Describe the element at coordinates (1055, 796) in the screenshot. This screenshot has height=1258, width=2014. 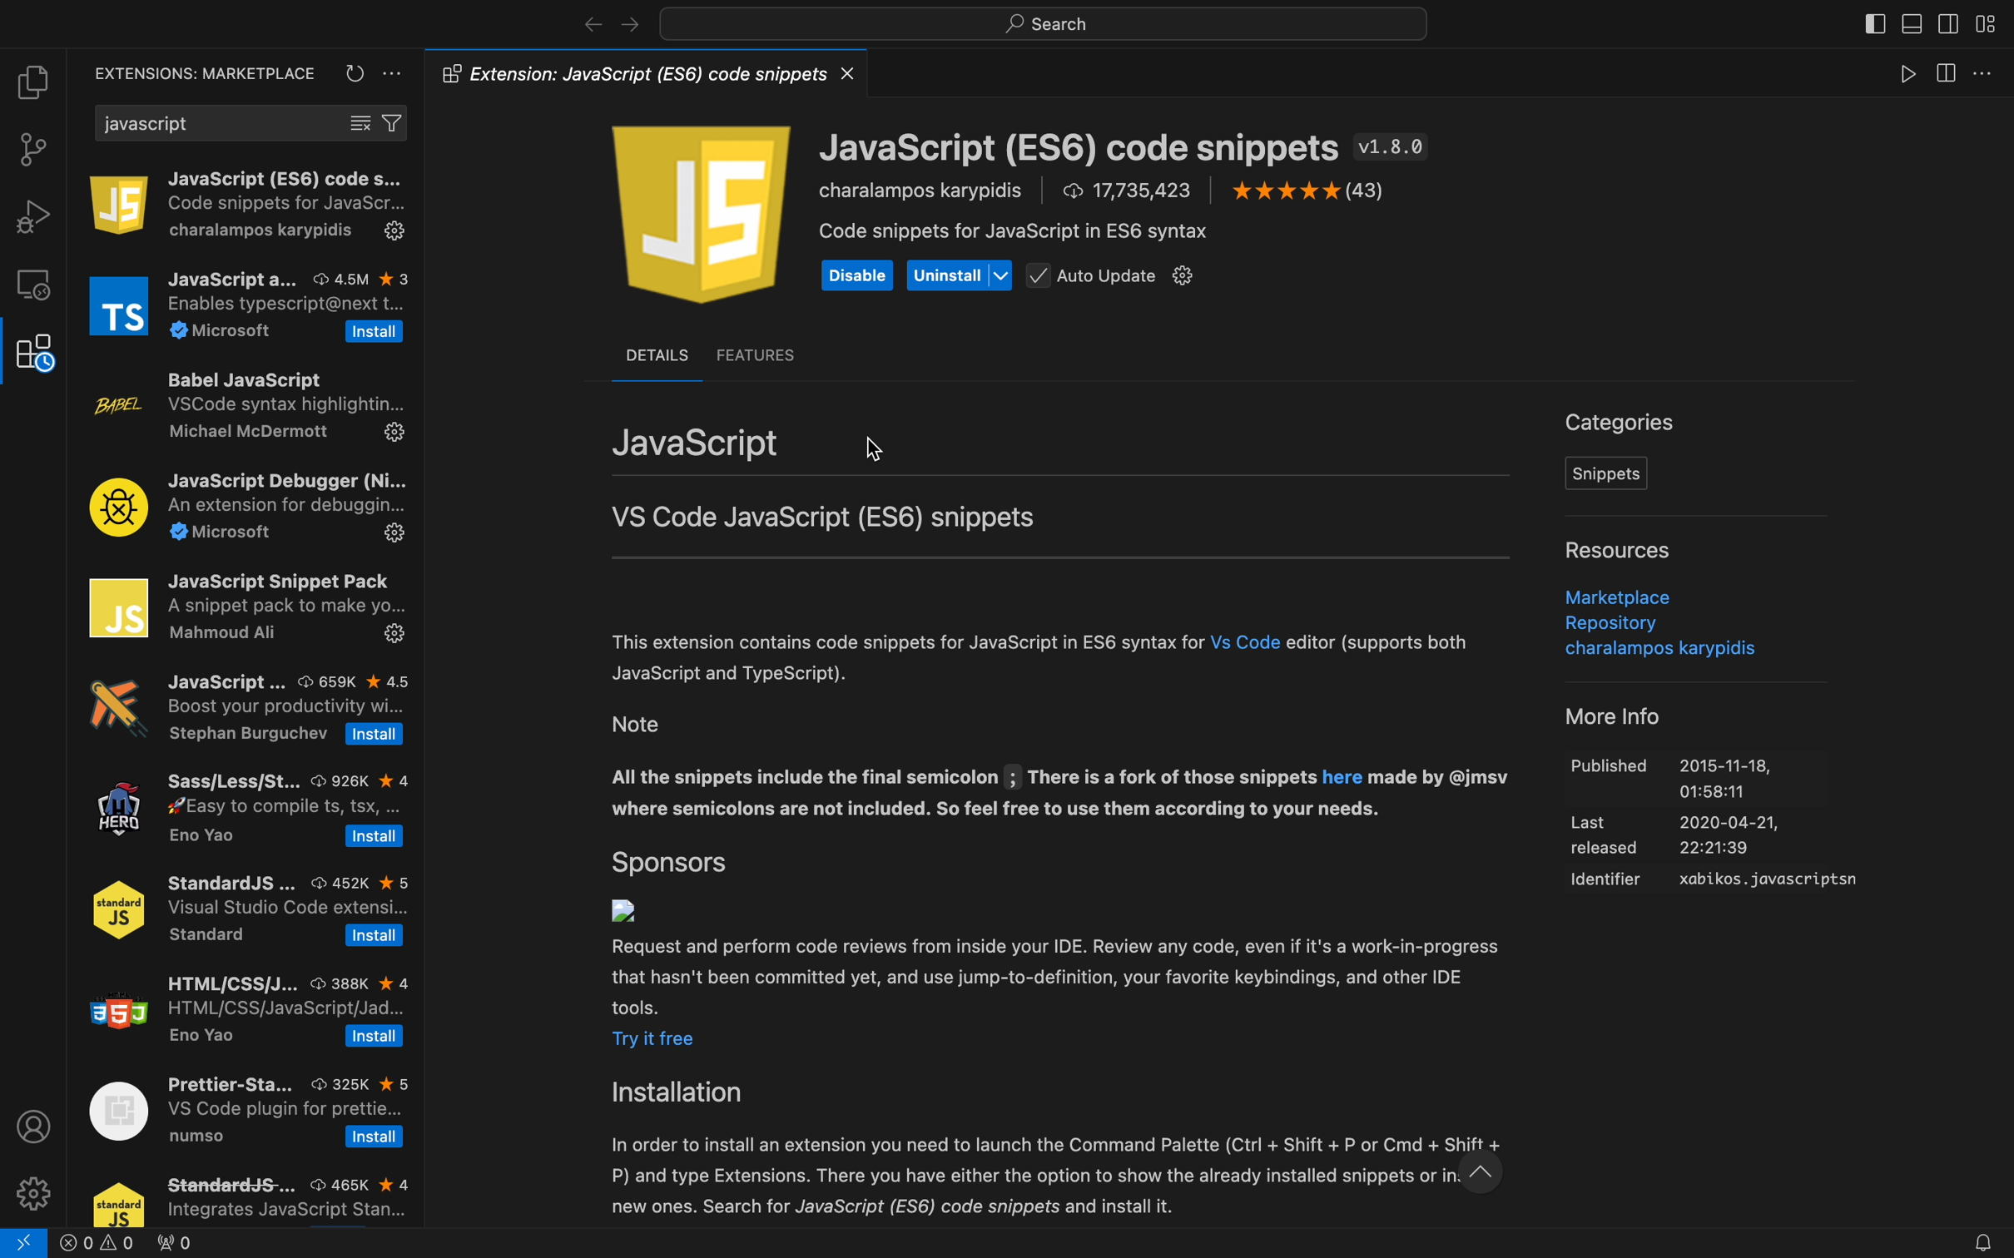
I see `` at that location.